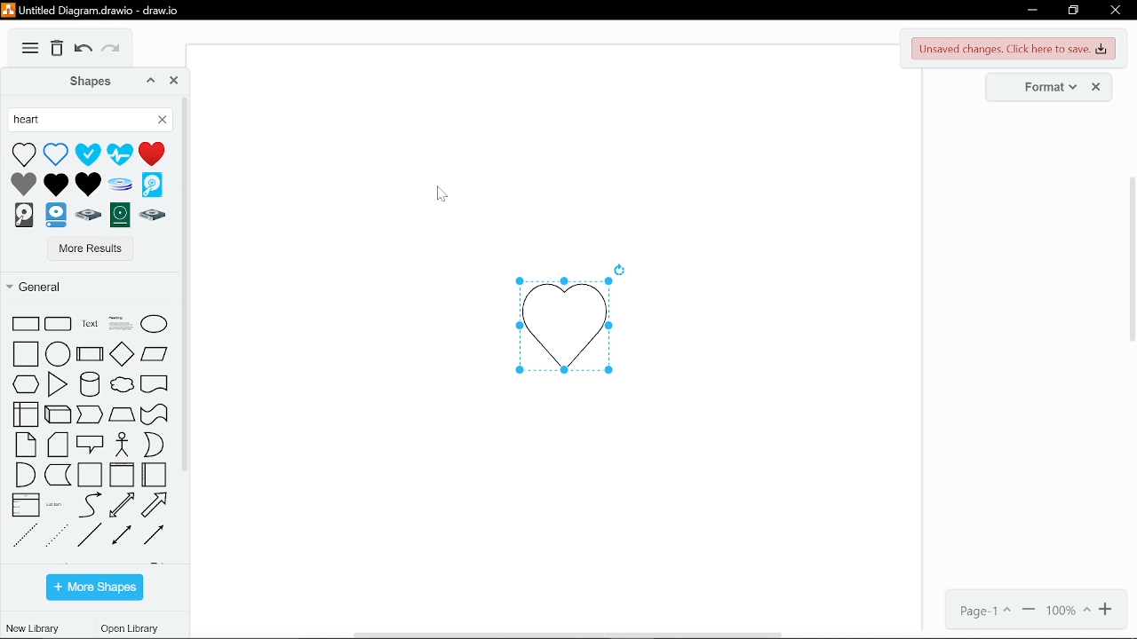 Image resolution: width=1137 pixels, height=639 pixels. Describe the element at coordinates (60, 384) in the screenshot. I see `triangle` at that location.